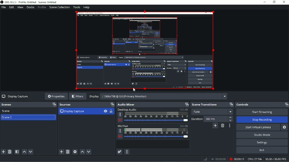  I want to click on Maximize, so click(231, 104).